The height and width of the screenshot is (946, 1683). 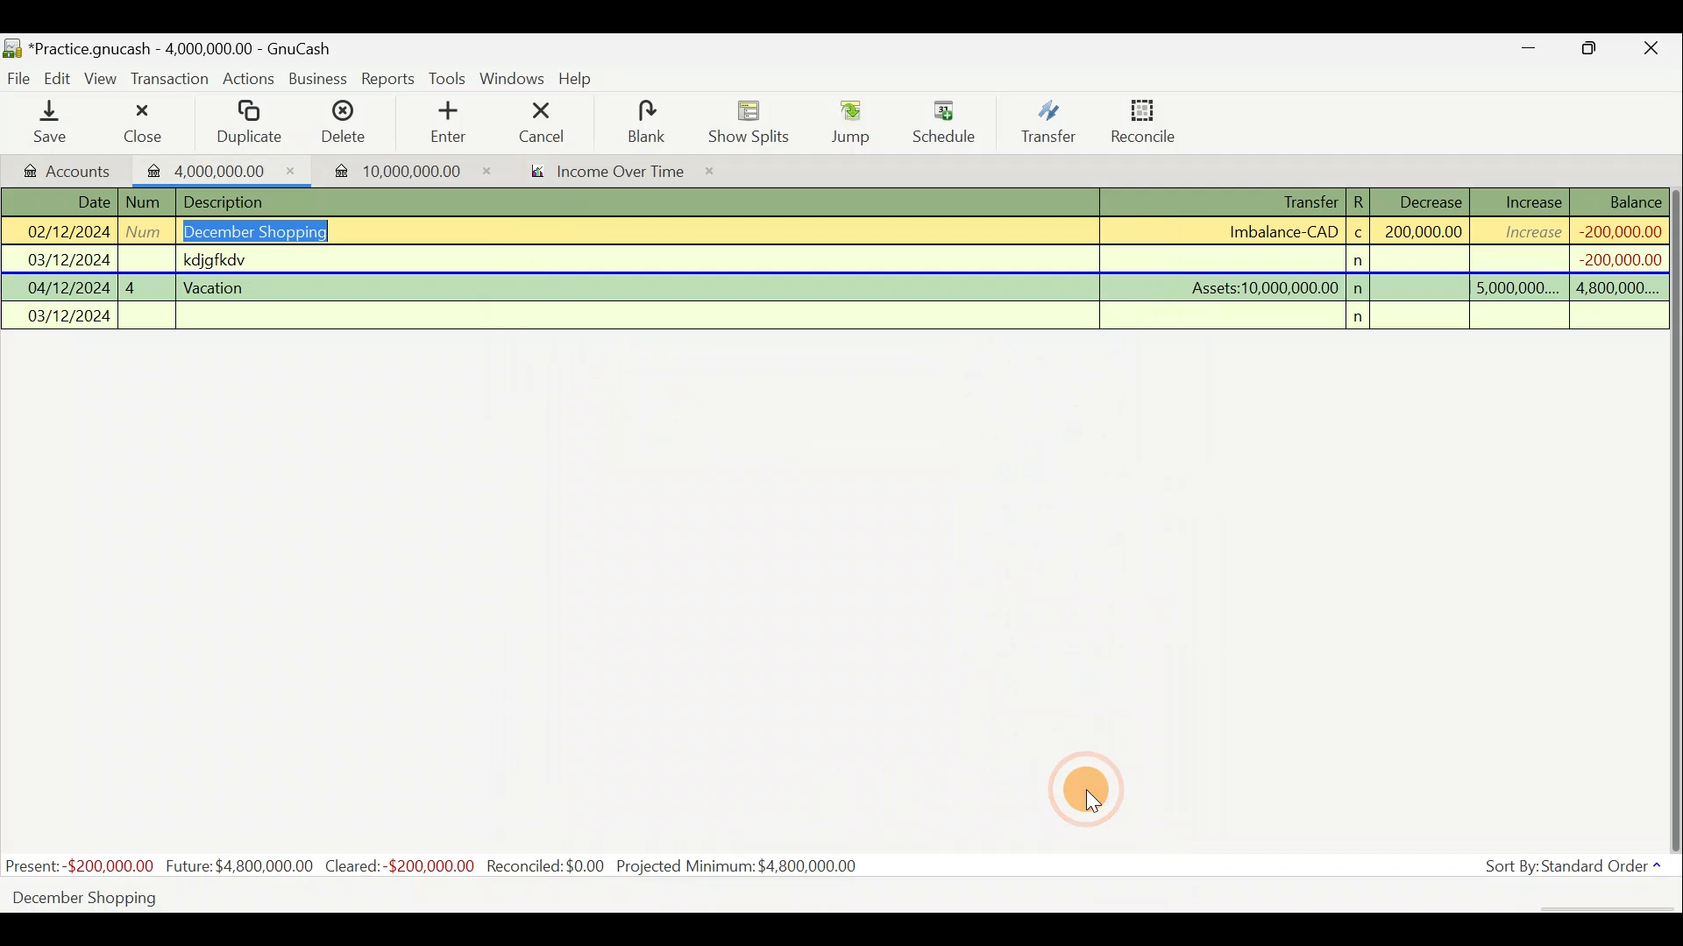 I want to click on Imported transaction 2, so click(x=392, y=171).